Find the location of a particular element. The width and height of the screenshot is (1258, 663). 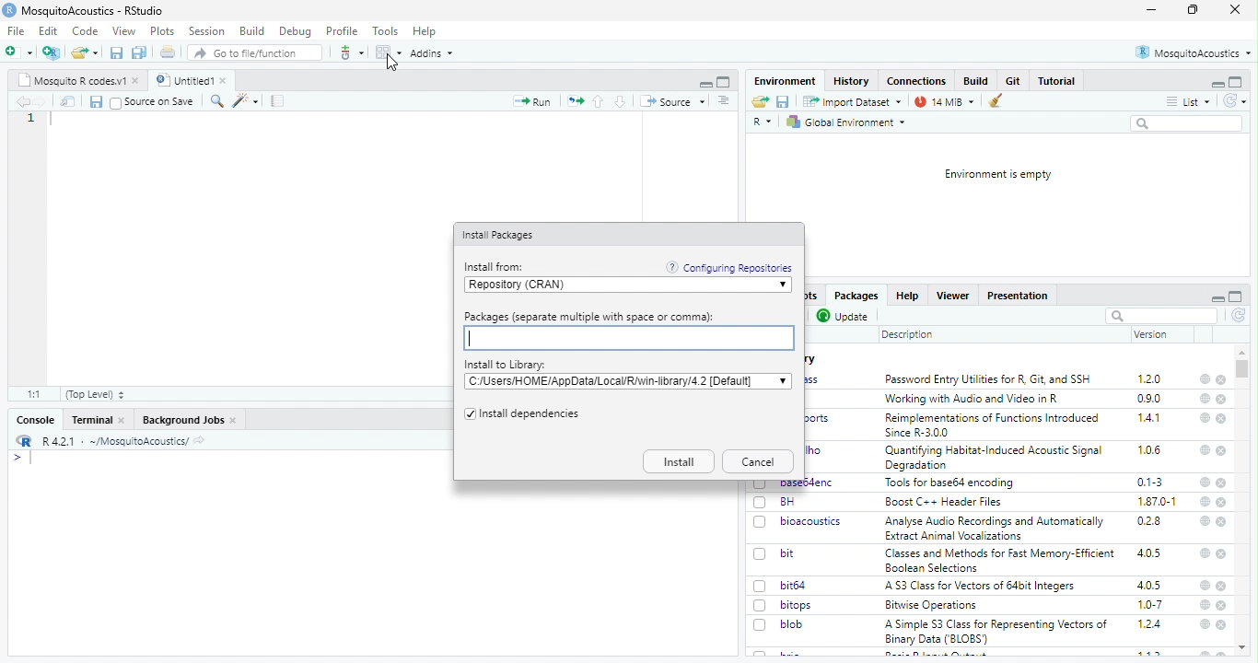

Source on save is located at coordinates (161, 102).